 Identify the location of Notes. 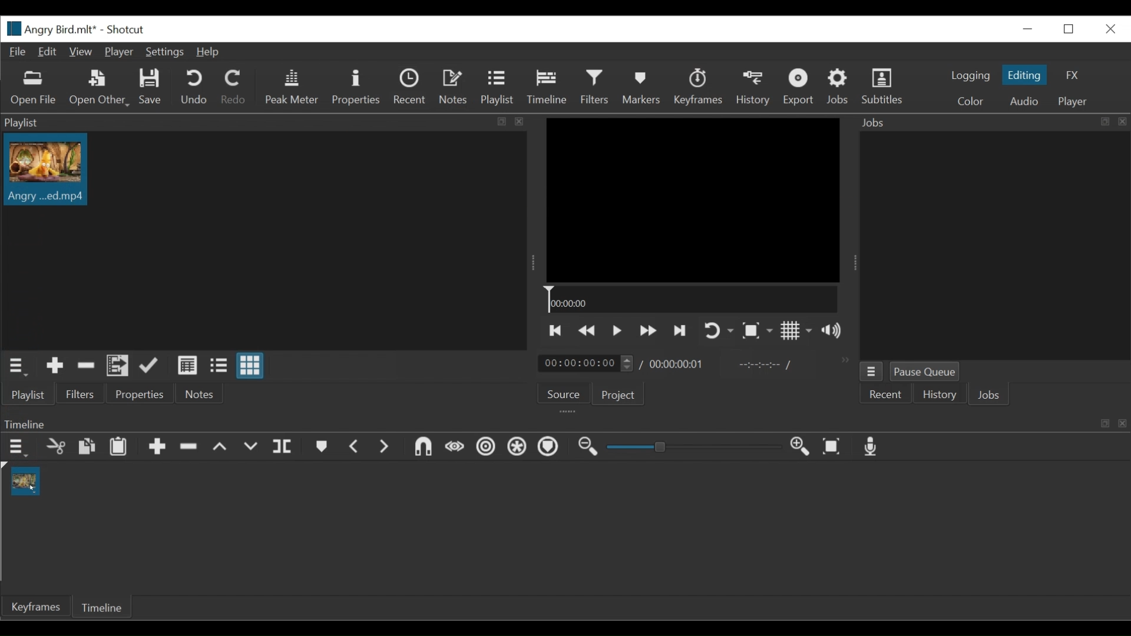
(454, 87).